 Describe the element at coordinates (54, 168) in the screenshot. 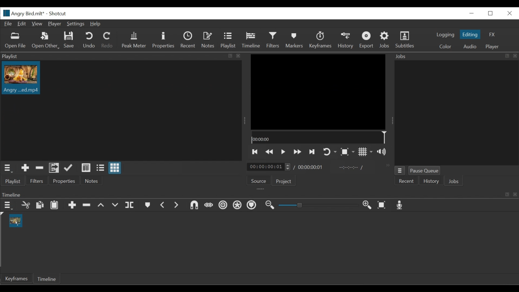

I see `Add files to the playlist` at that location.